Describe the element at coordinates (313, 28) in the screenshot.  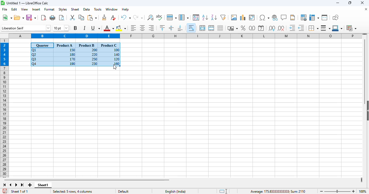
I see `borders` at that location.